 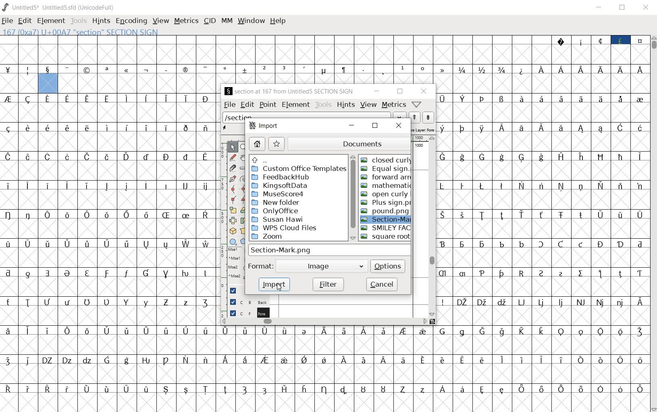 What do you see at coordinates (589, 69) in the screenshot?
I see `special letters` at bounding box center [589, 69].